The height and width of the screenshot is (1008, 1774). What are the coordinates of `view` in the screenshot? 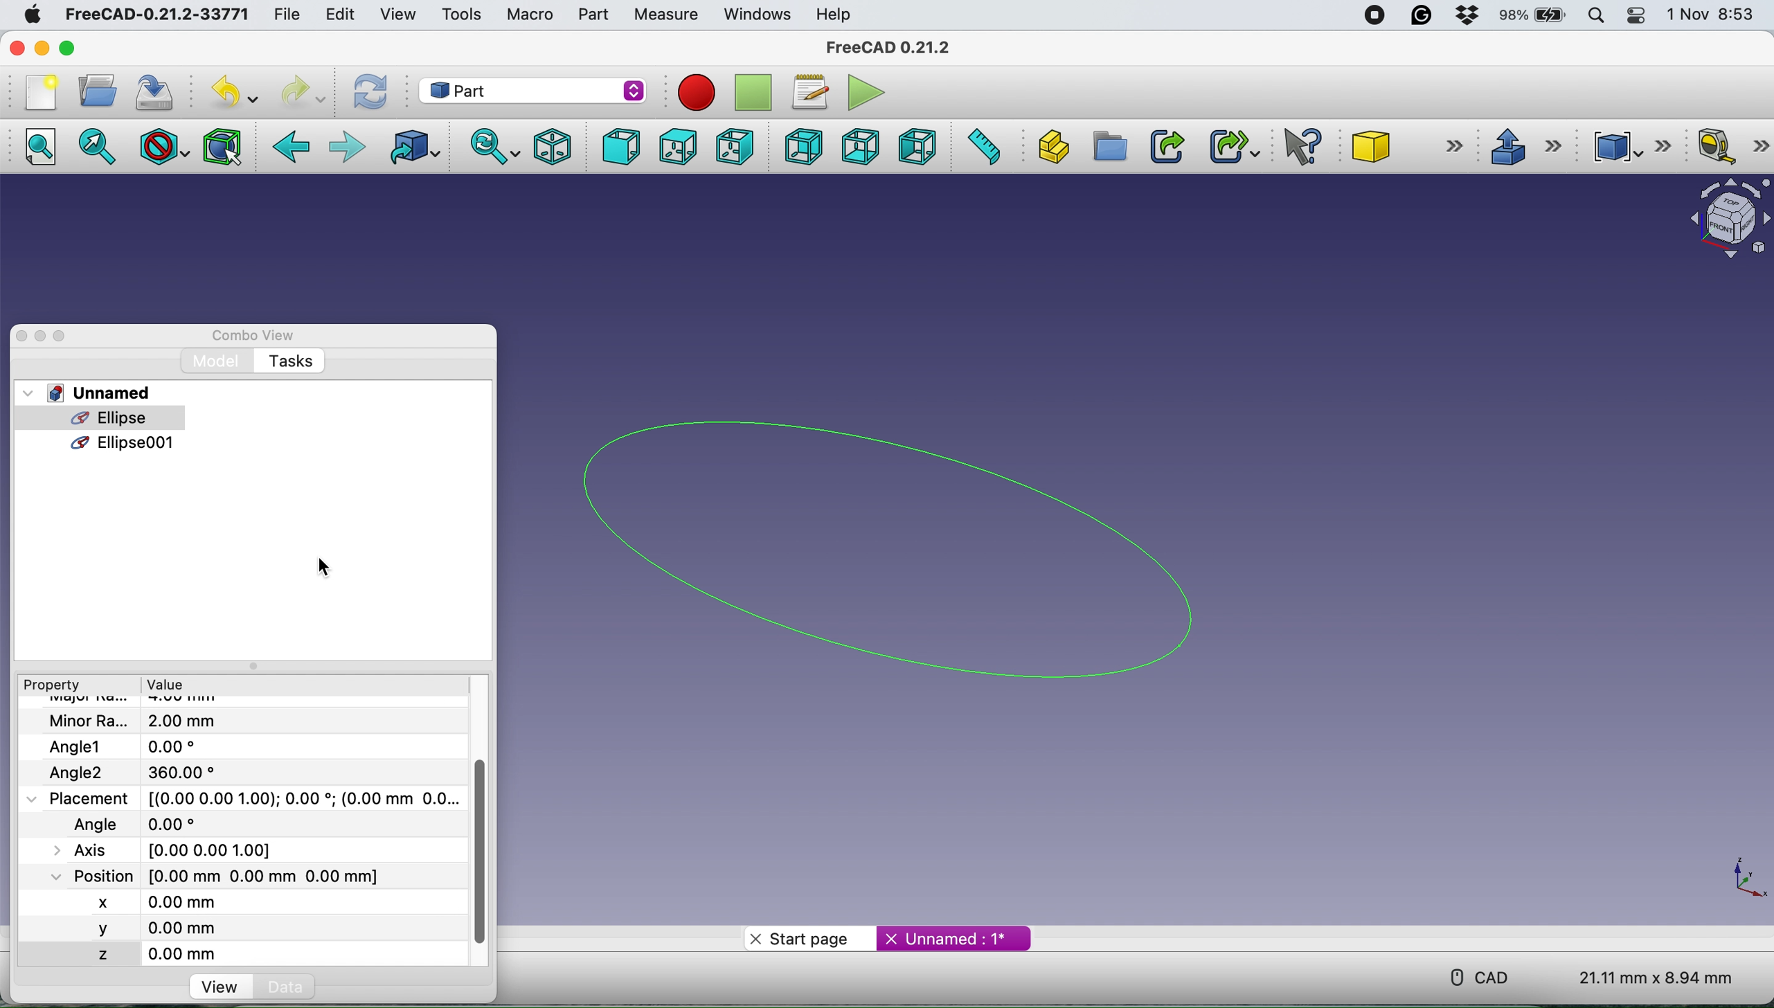 It's located at (396, 13).